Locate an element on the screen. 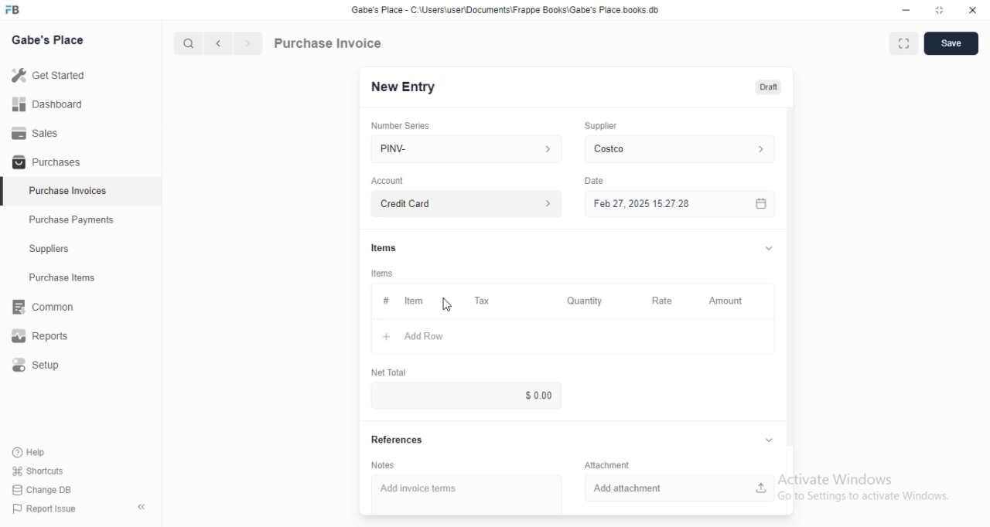  Cursor is located at coordinates (447, 304).